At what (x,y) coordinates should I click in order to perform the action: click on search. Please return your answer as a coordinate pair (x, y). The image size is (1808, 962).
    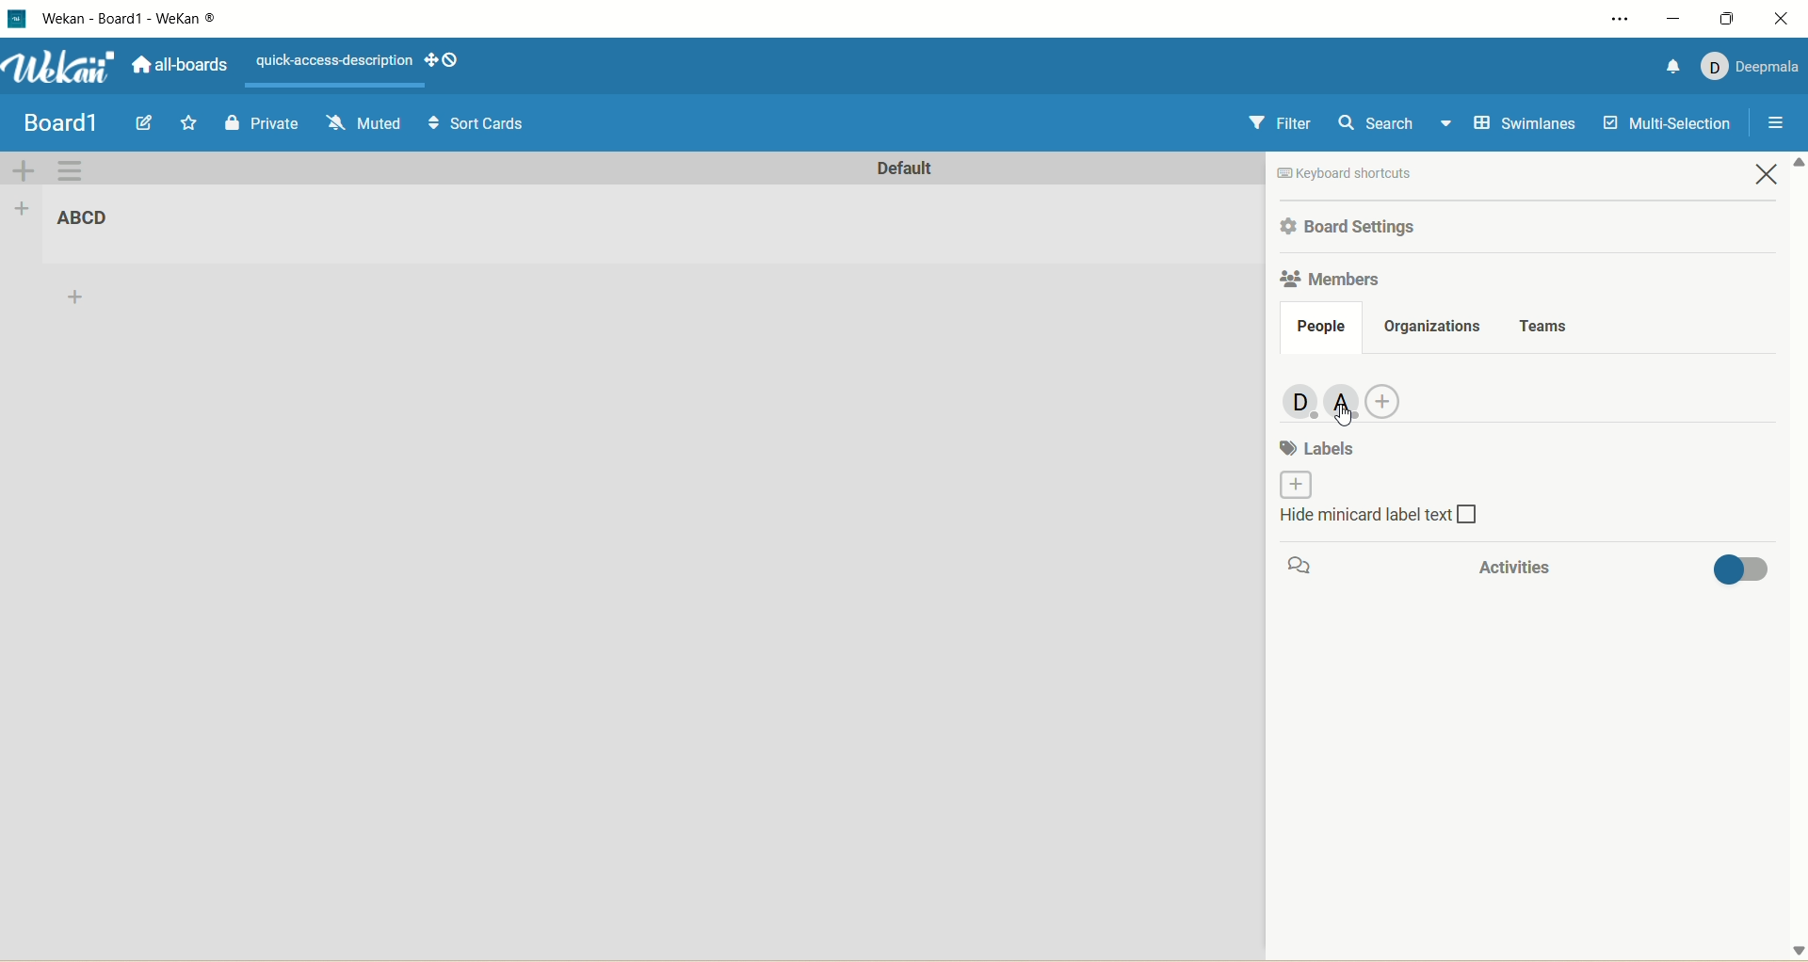
    Looking at the image, I should click on (1393, 125).